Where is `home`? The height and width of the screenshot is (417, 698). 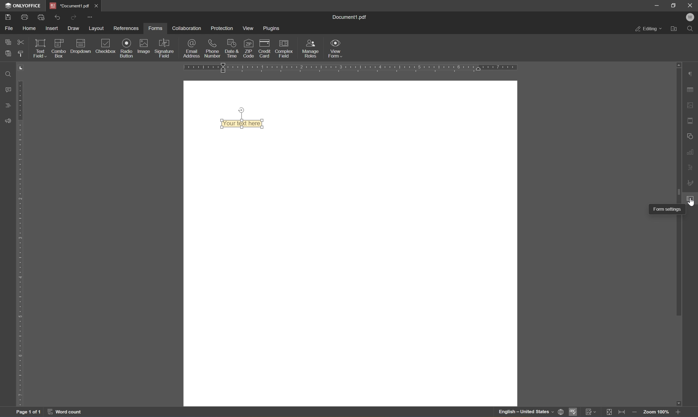
home is located at coordinates (30, 28).